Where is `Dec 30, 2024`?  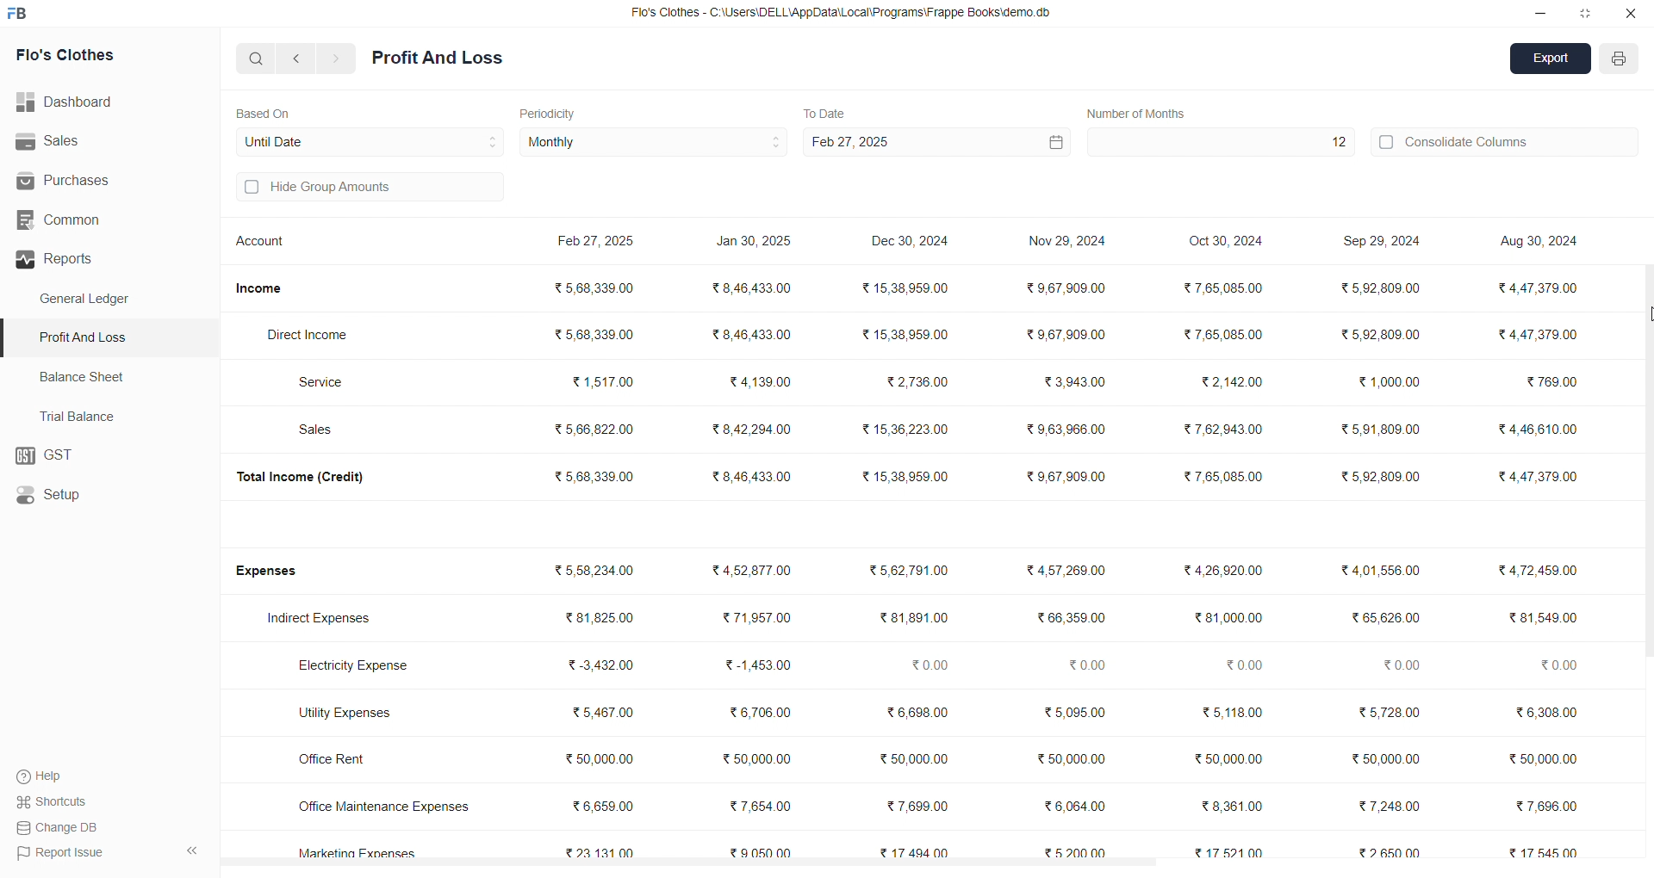
Dec 30, 2024 is located at coordinates (913, 243).